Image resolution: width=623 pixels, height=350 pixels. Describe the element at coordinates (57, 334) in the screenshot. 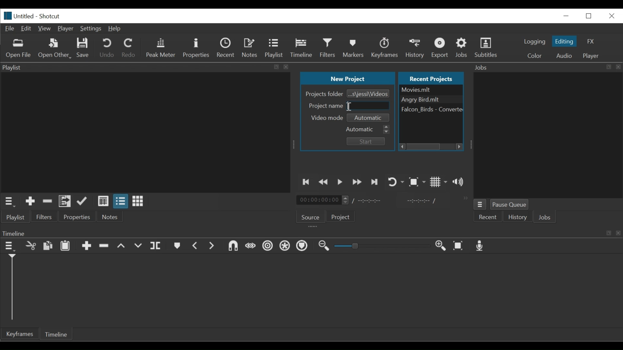

I see `Timeline` at that location.